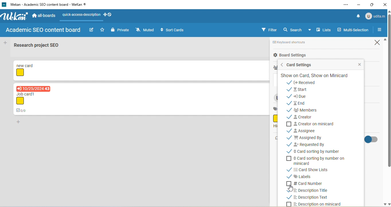 The width and height of the screenshot is (391, 207). I want to click on muted, so click(145, 30).